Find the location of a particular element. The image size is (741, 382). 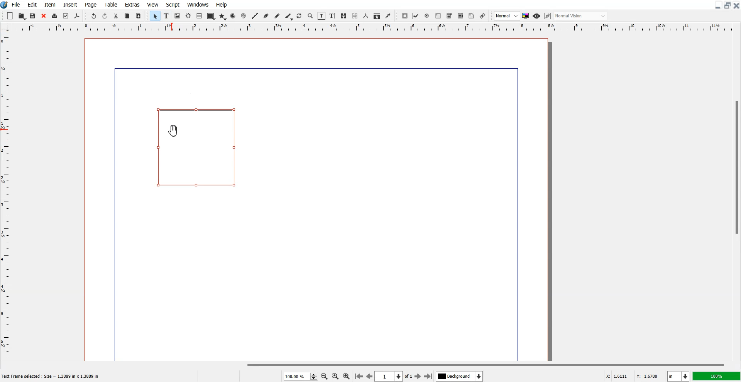

Redo is located at coordinates (105, 16).